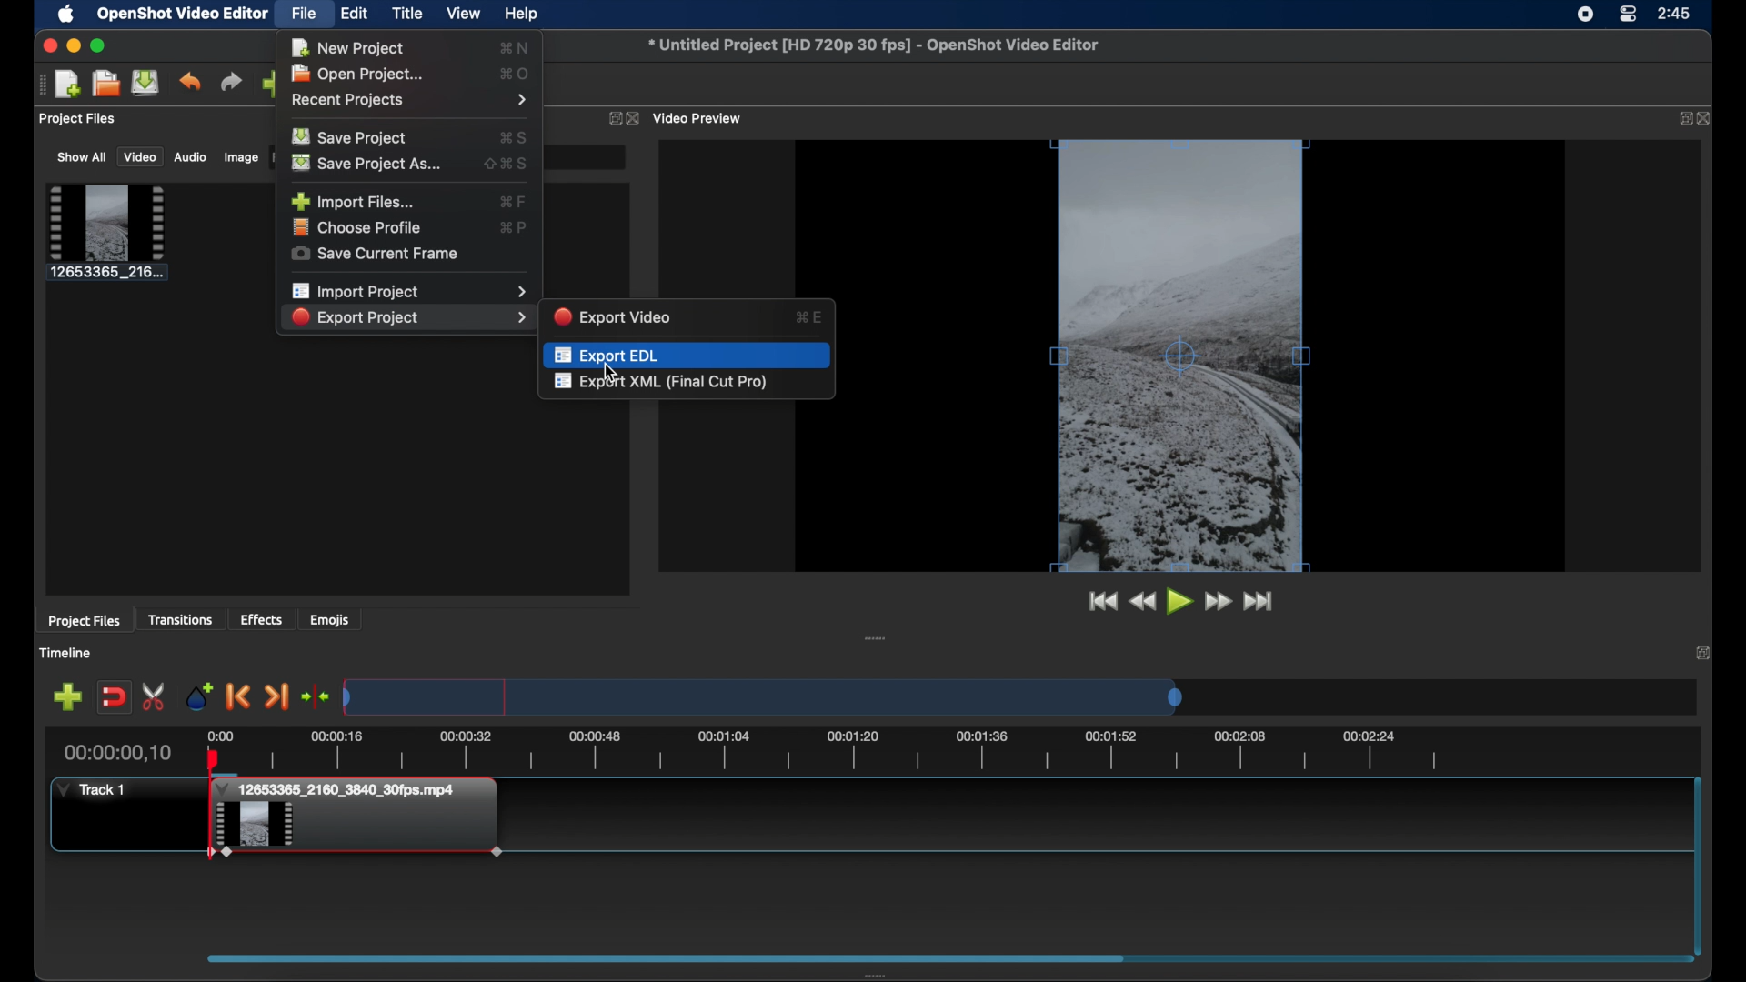 Image resolution: width=1746 pixels, height=982 pixels. I want to click on export xml, so click(662, 383).